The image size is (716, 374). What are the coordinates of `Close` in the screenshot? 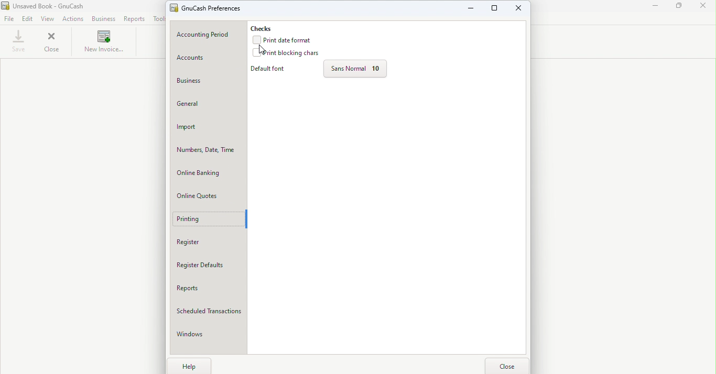 It's located at (509, 365).